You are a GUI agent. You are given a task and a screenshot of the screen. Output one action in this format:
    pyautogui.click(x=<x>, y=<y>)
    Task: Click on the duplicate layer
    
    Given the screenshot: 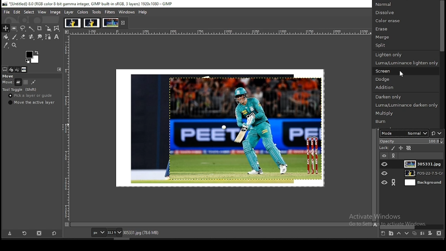 What is the action you would take?
    pyautogui.click(x=414, y=233)
    